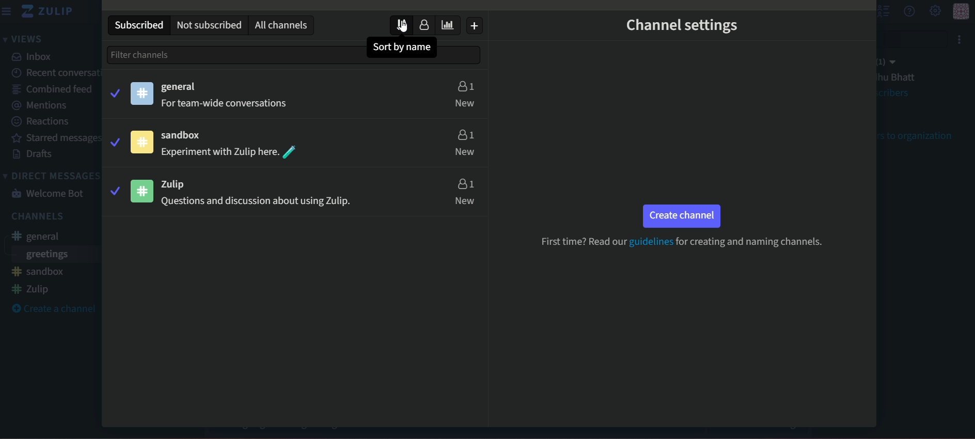 The image size is (975, 439). What do you see at coordinates (256, 202) in the screenshot?
I see `text` at bounding box center [256, 202].